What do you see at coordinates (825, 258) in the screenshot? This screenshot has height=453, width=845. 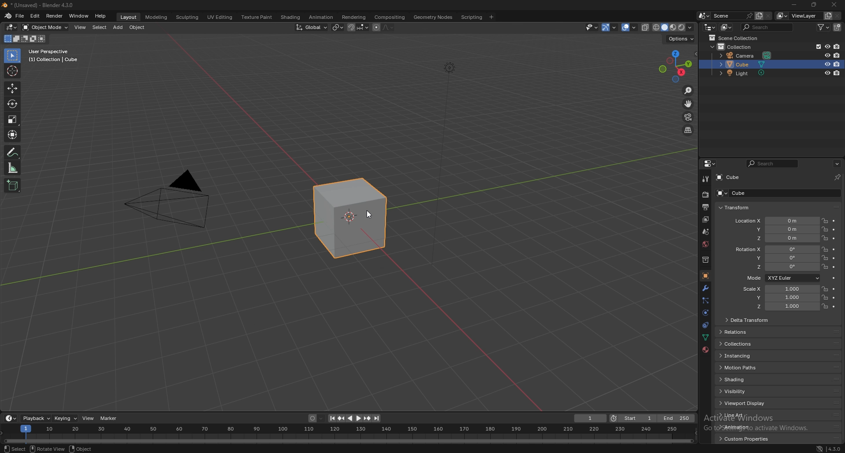 I see `lock location` at bounding box center [825, 258].